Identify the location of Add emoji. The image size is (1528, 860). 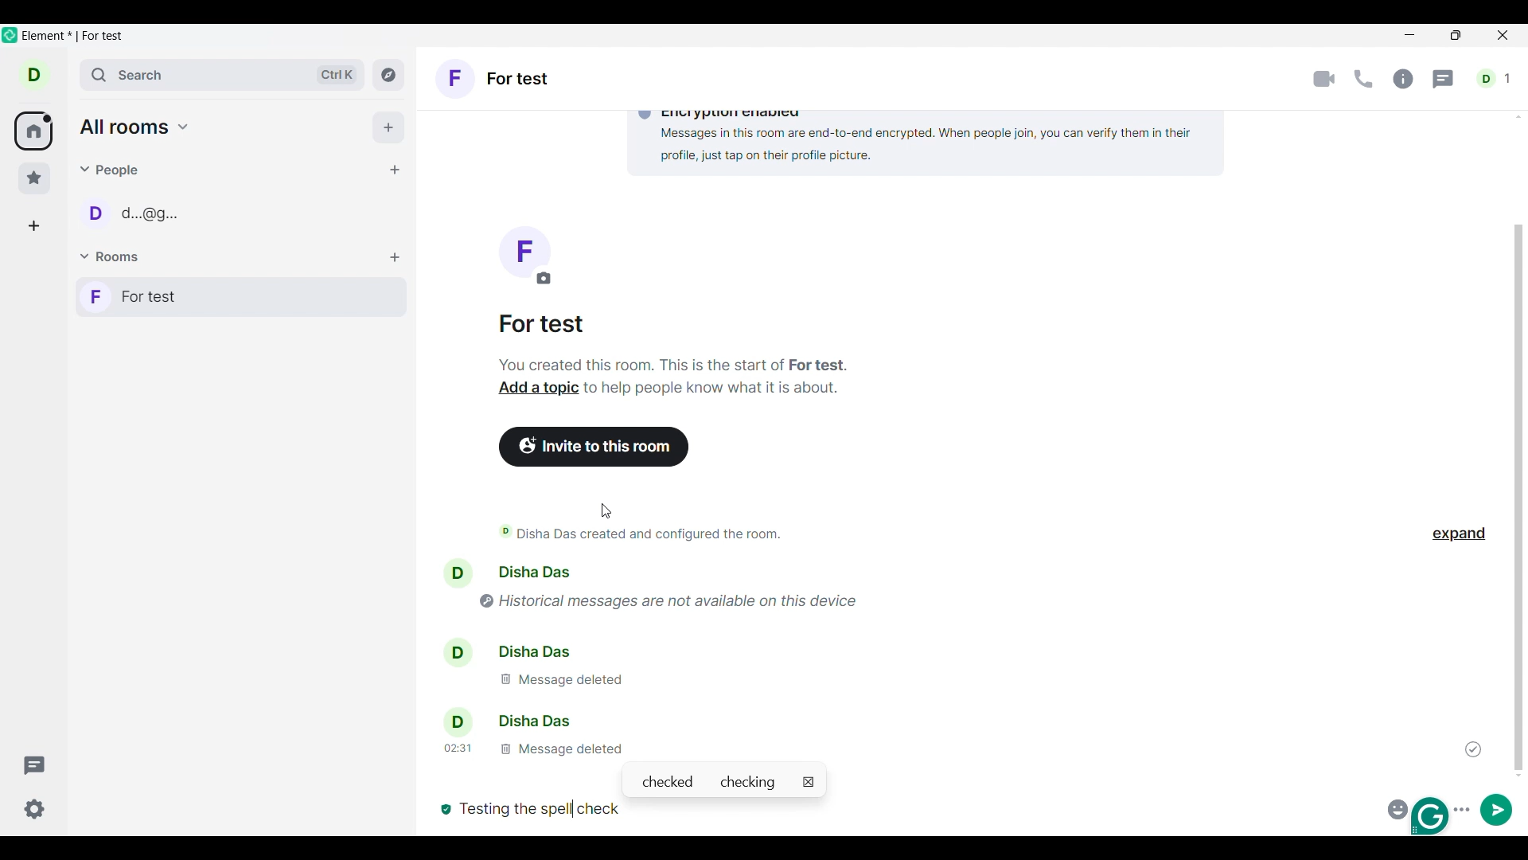
(1395, 807).